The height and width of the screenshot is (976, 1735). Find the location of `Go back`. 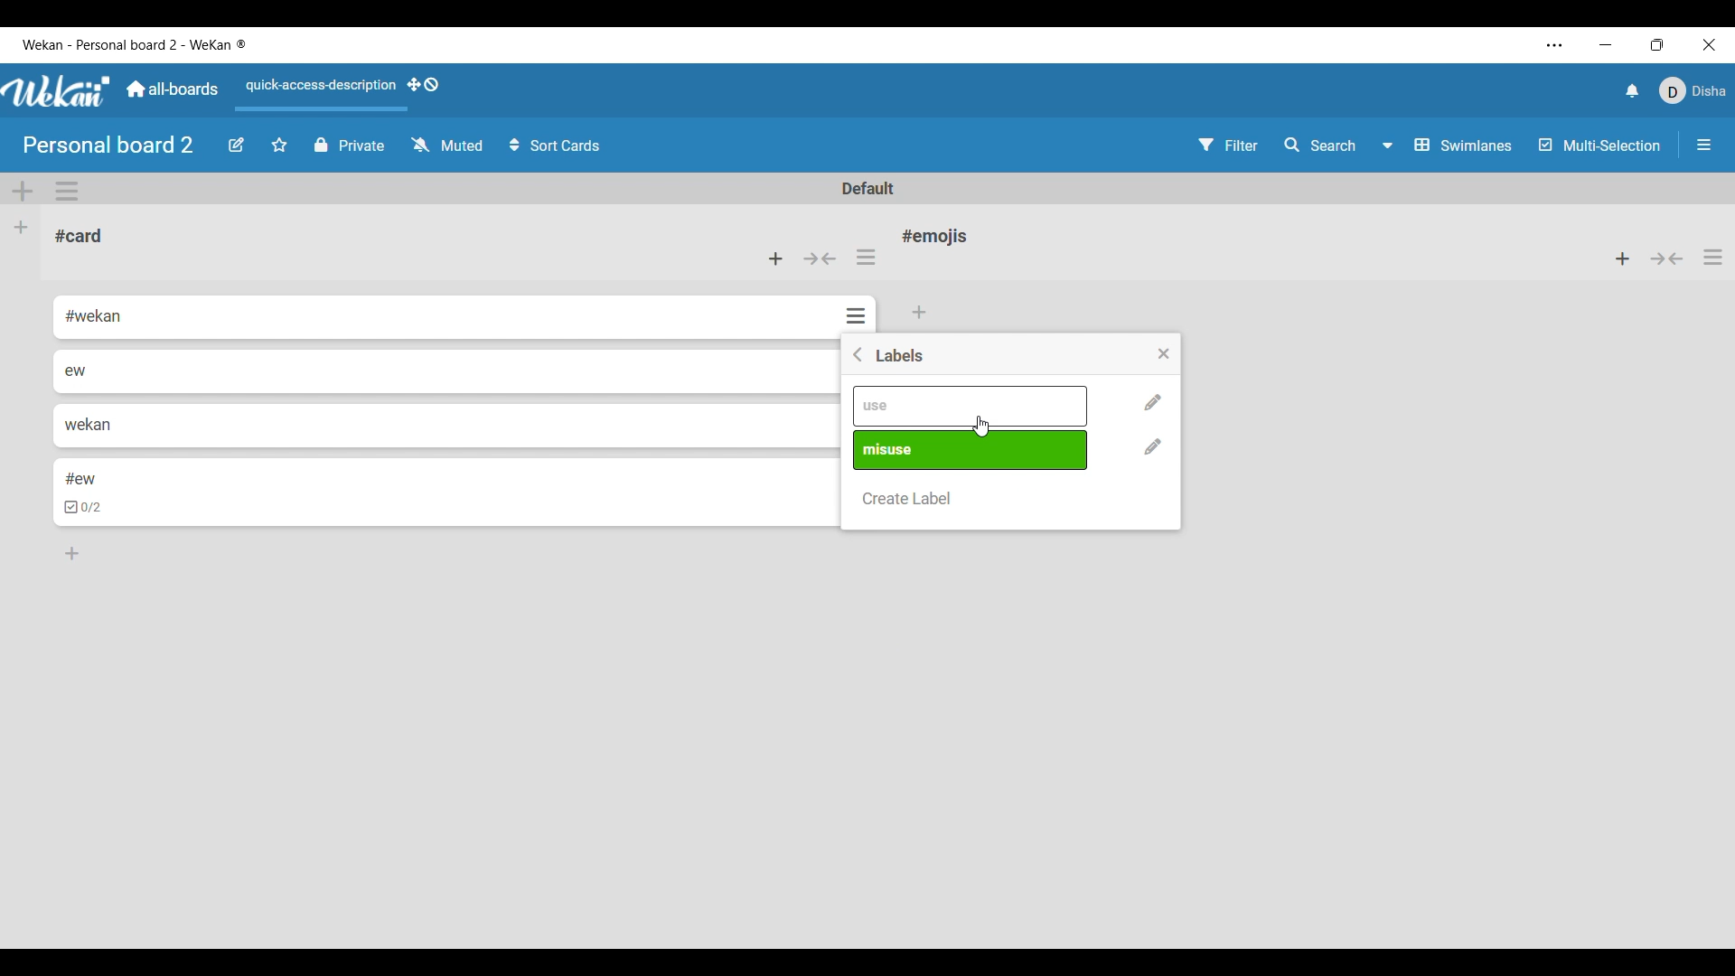

Go back is located at coordinates (858, 354).